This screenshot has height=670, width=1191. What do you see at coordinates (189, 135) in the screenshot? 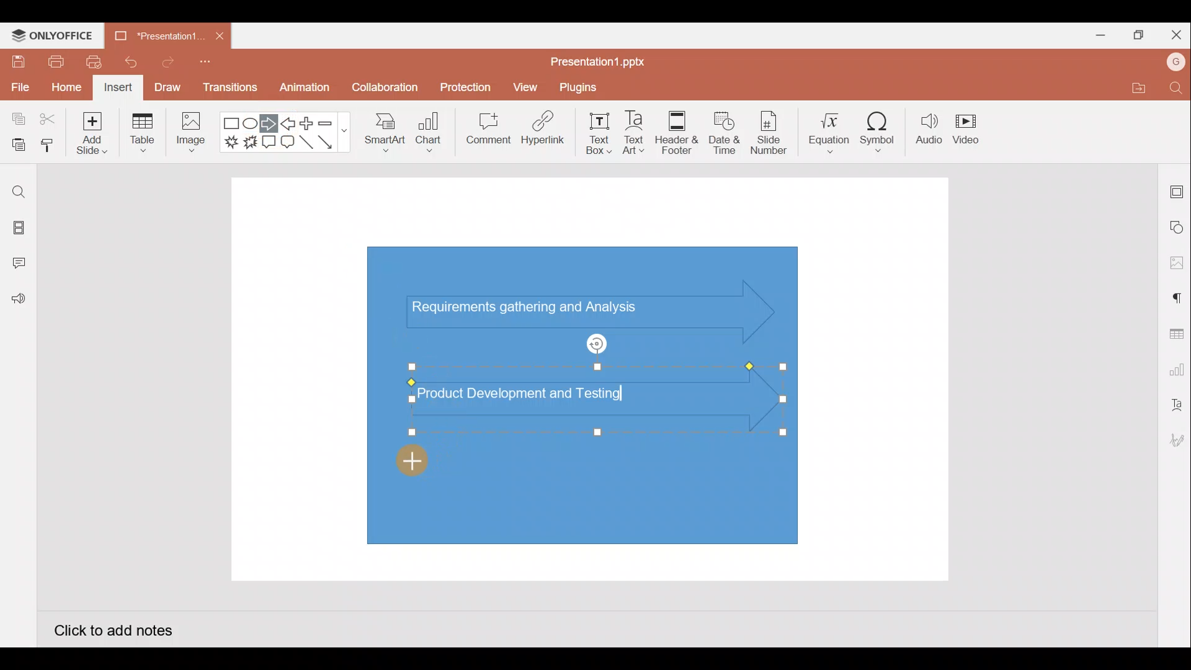
I see `Image` at bounding box center [189, 135].